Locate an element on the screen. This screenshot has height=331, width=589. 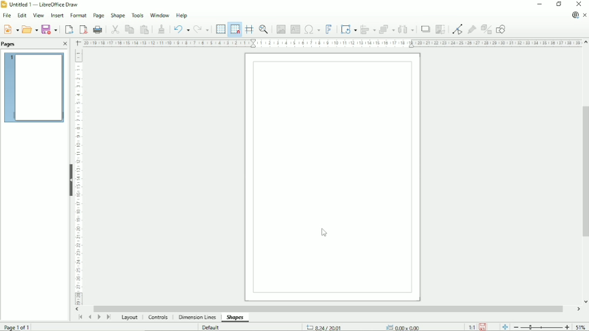
Close document is located at coordinates (586, 16).